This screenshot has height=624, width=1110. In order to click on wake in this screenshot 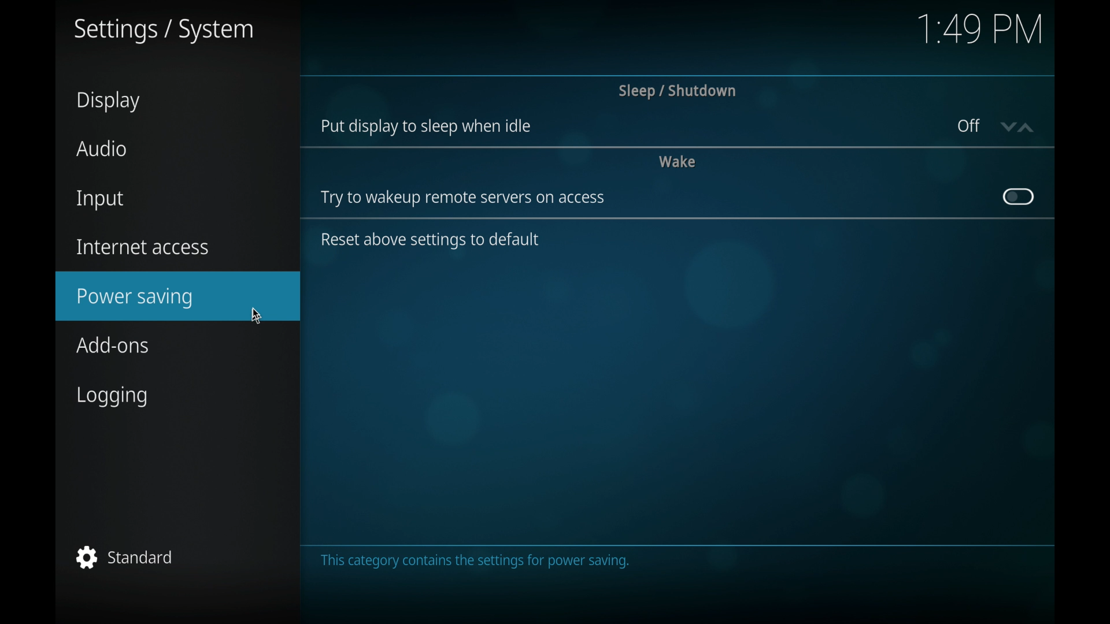, I will do `click(678, 161)`.